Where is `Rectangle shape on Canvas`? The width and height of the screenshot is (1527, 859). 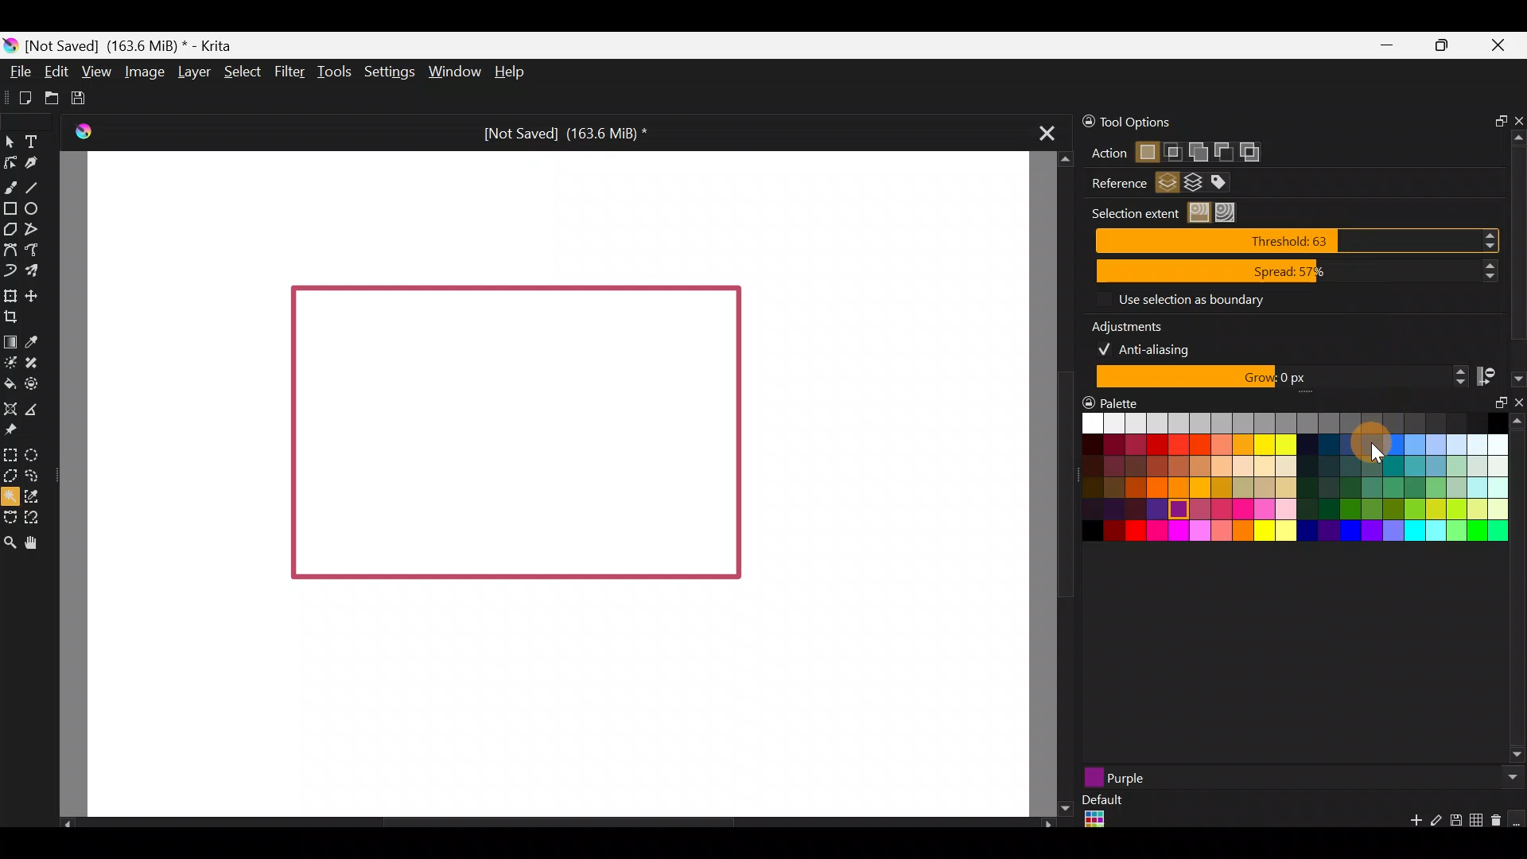 Rectangle shape on Canvas is located at coordinates (515, 435).